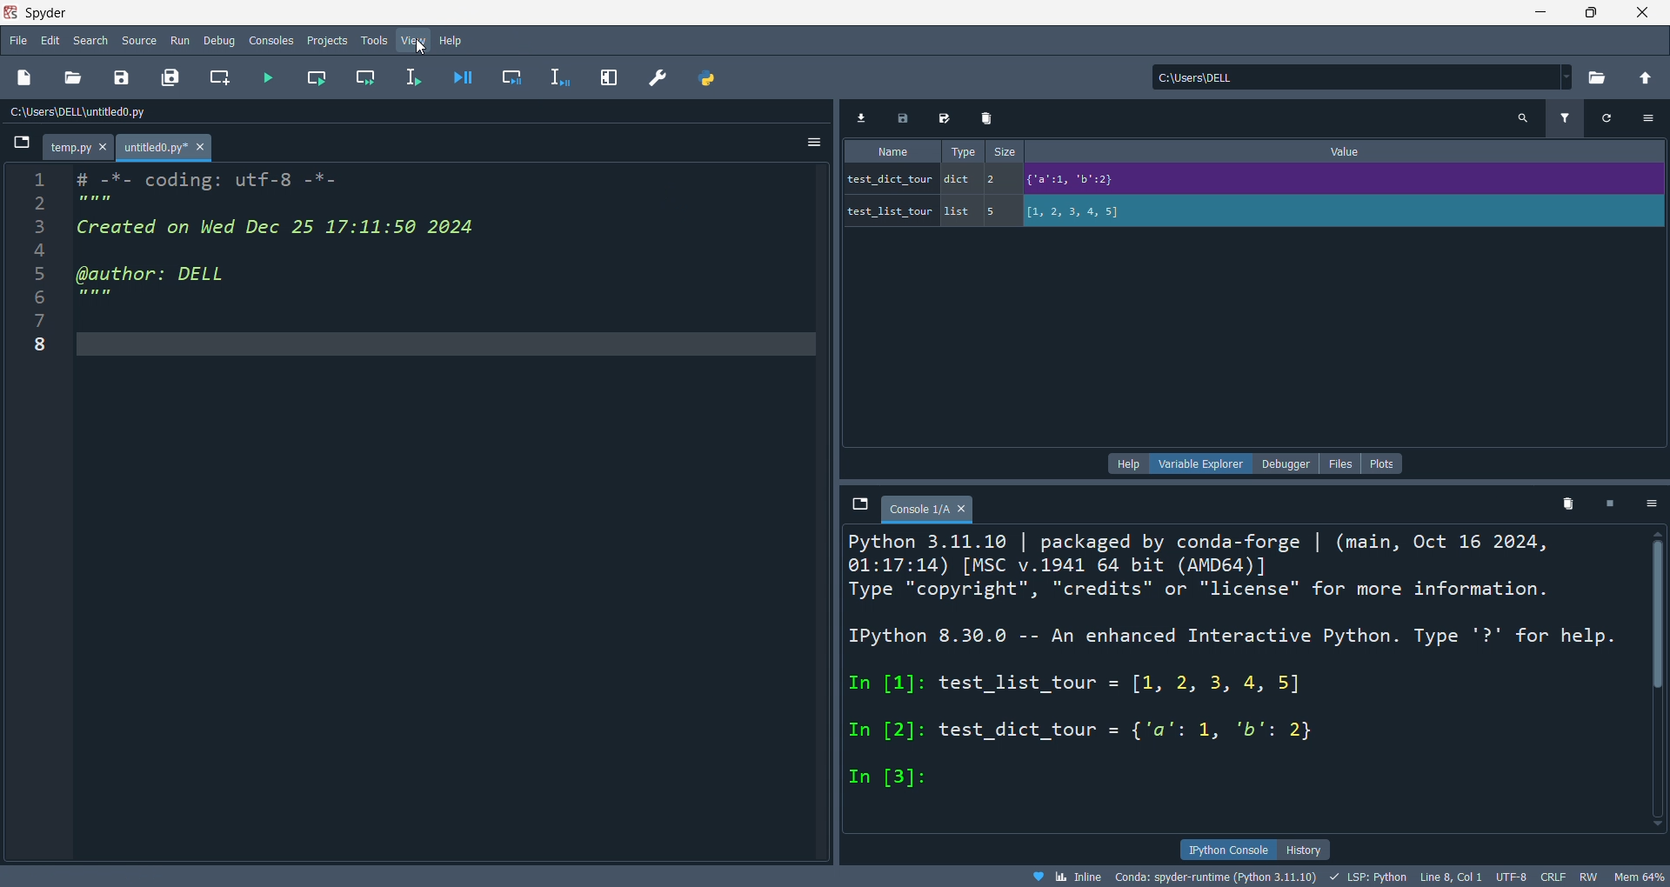  What do you see at coordinates (72, 78) in the screenshot?
I see `open file` at bounding box center [72, 78].